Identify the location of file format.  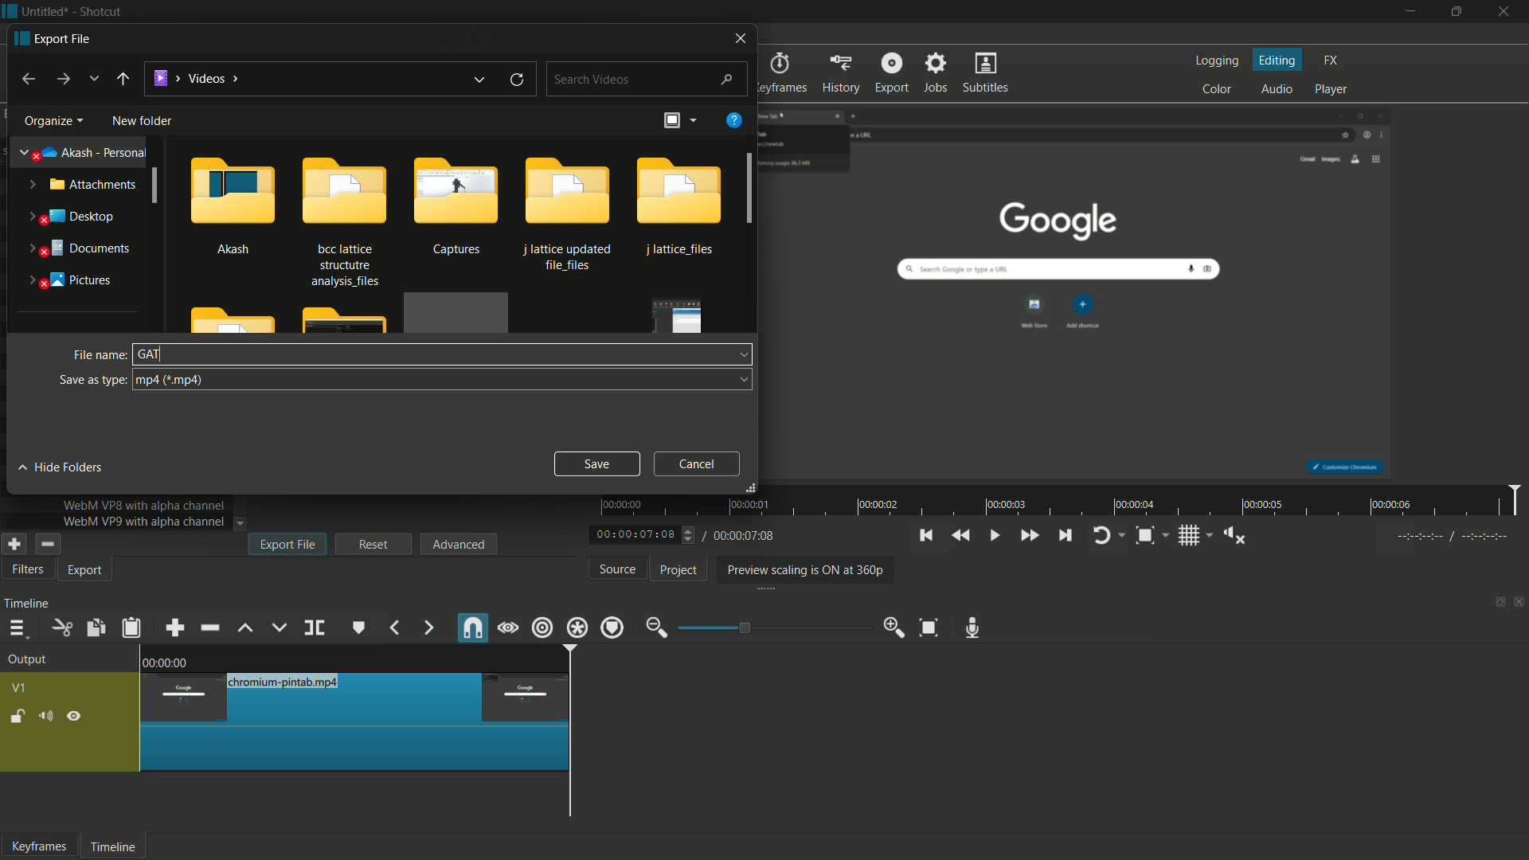
(444, 380).